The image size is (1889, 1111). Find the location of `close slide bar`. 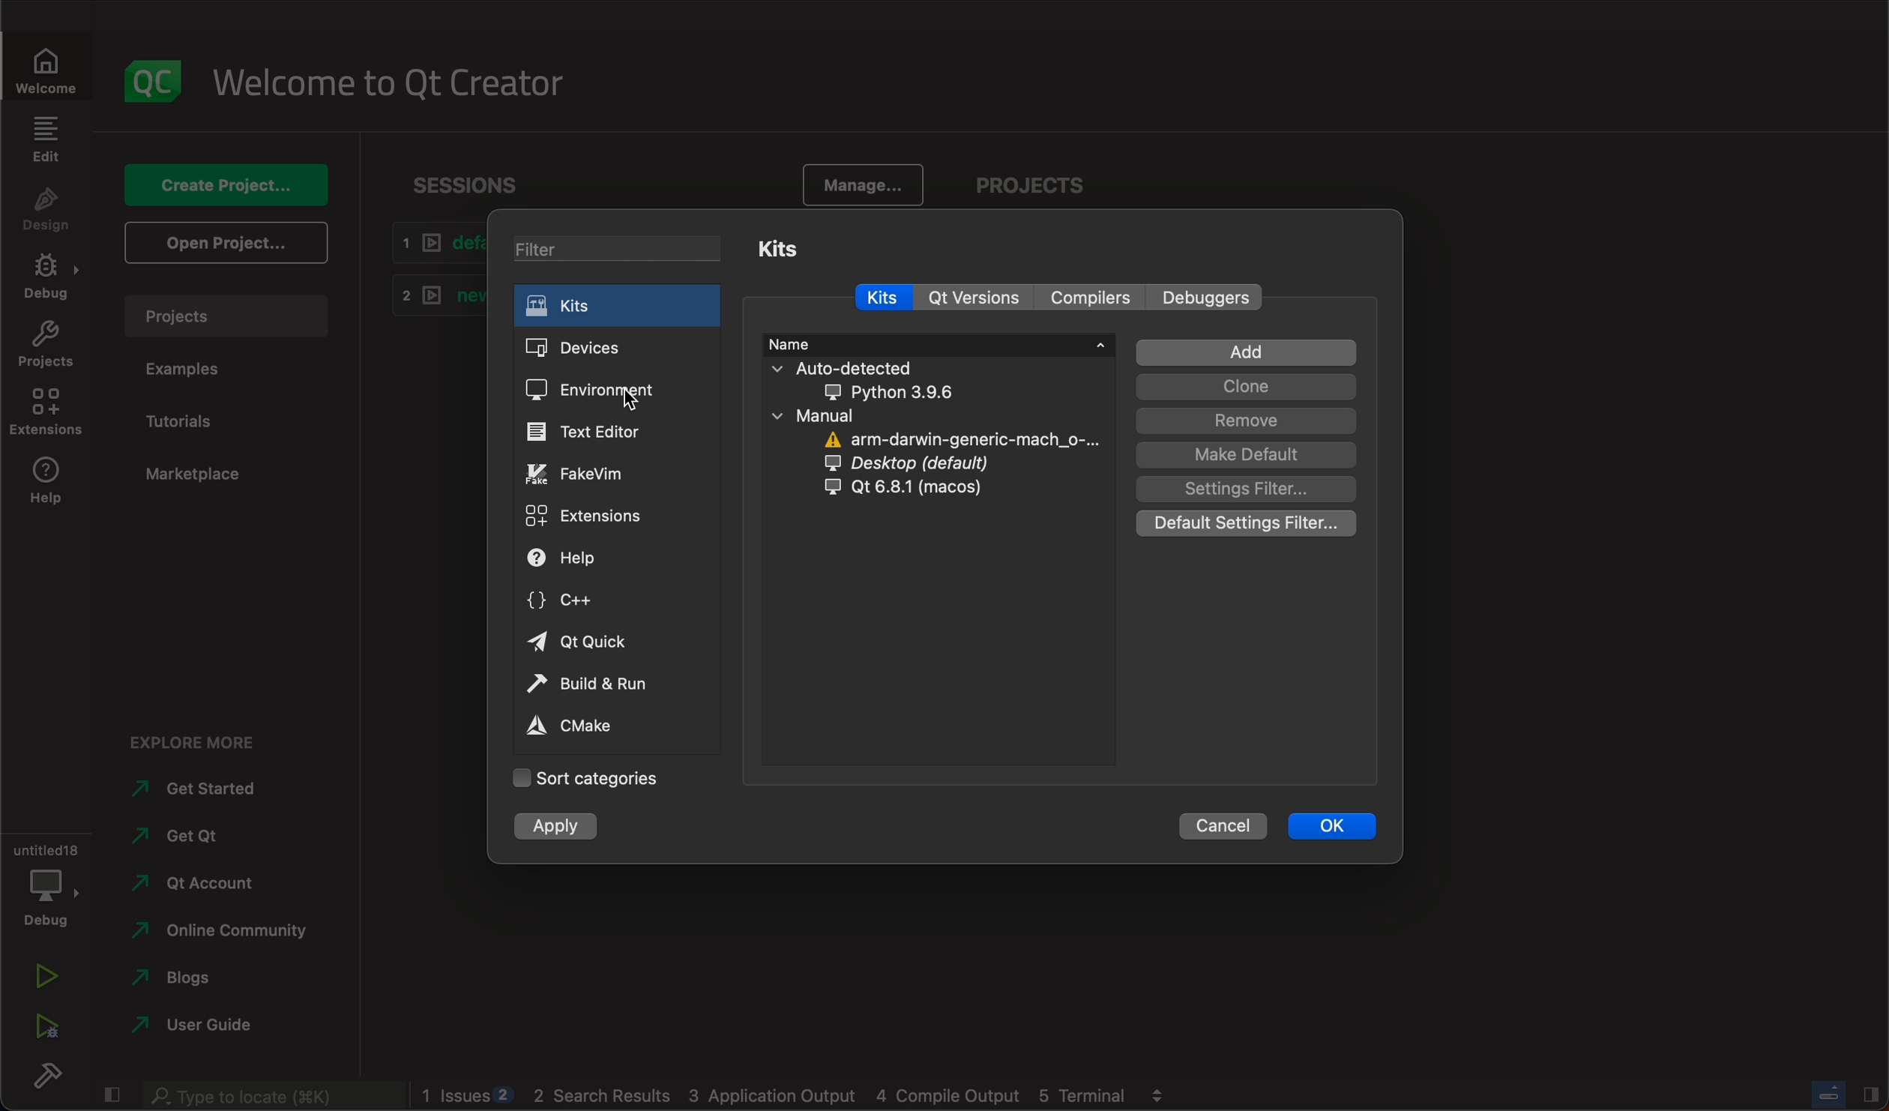

close slide bar is located at coordinates (112, 1096).